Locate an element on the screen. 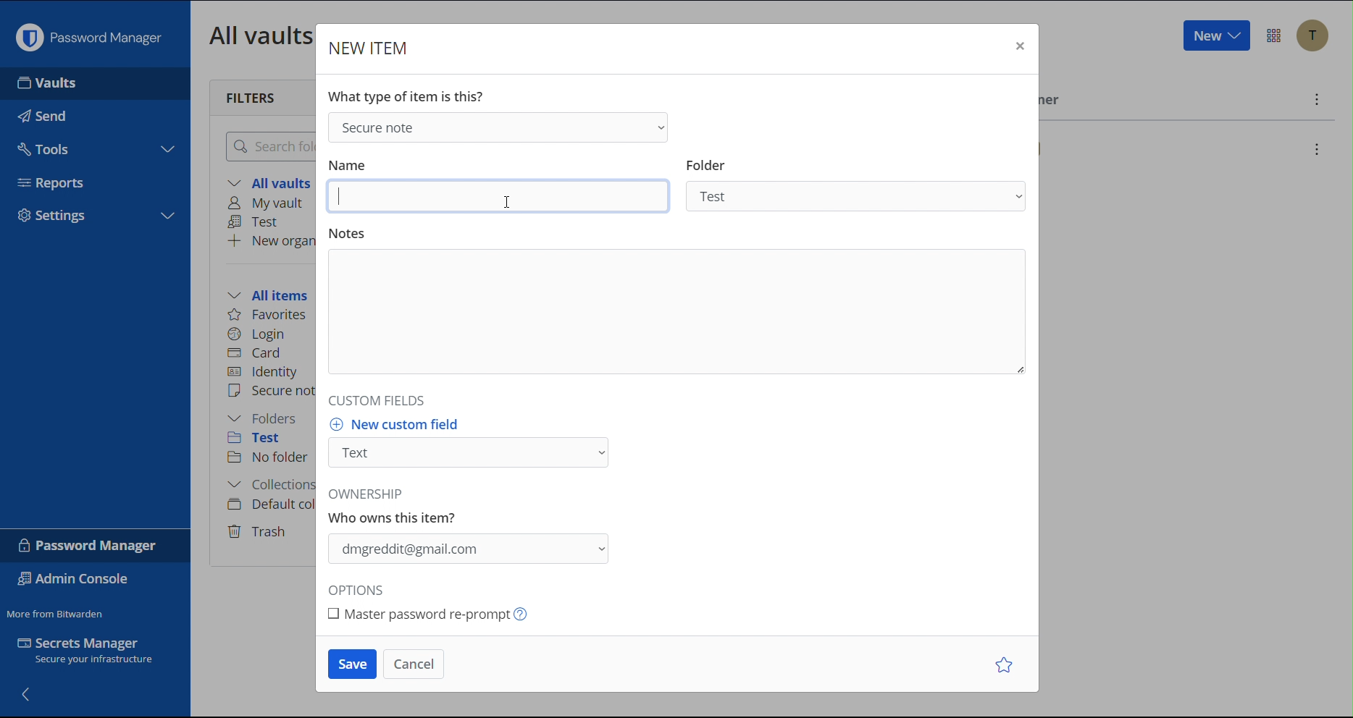 This screenshot has height=718, width=1353. Secure is located at coordinates (270, 392).